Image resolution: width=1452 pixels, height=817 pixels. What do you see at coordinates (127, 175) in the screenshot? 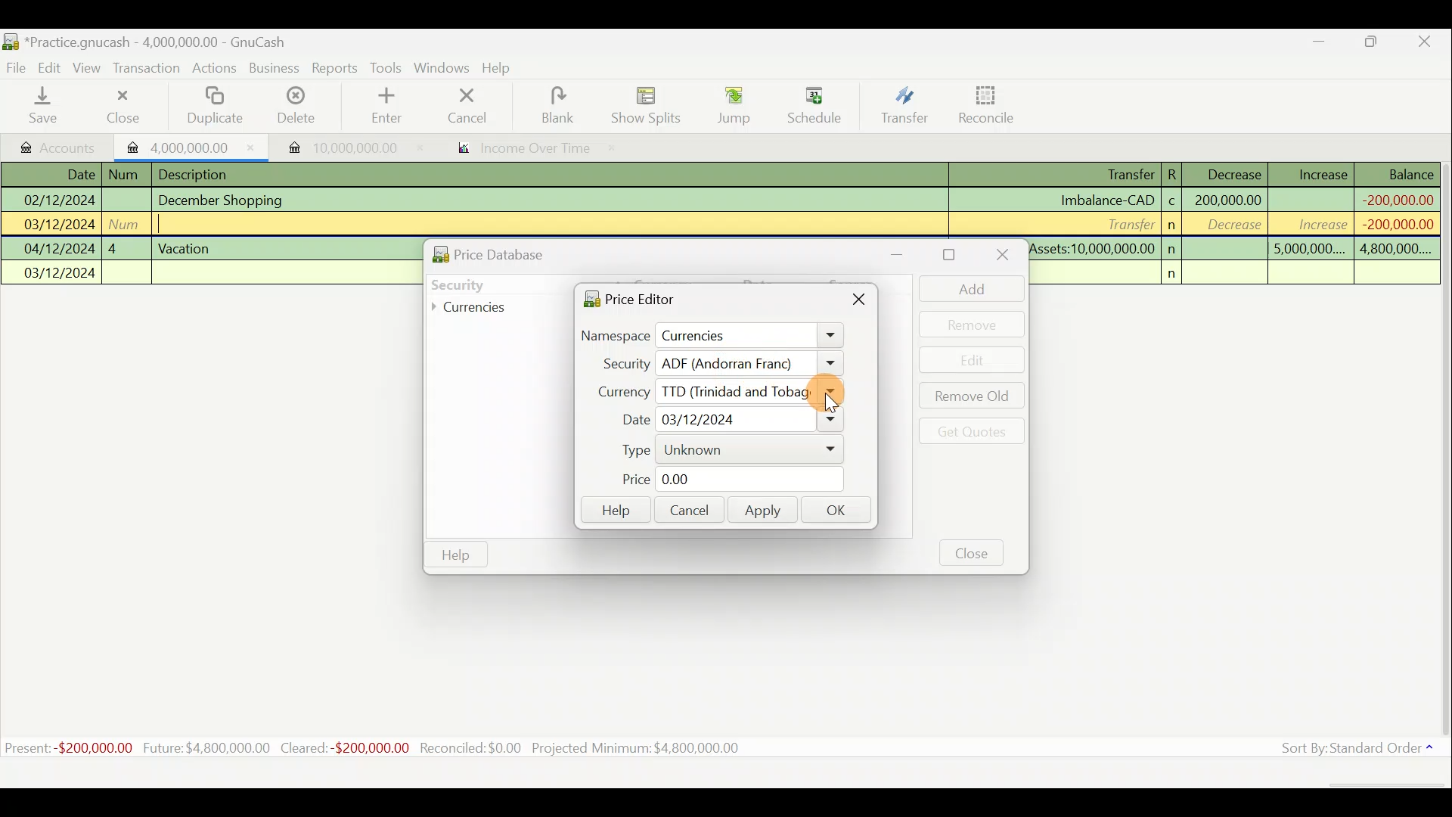
I see `num` at bounding box center [127, 175].